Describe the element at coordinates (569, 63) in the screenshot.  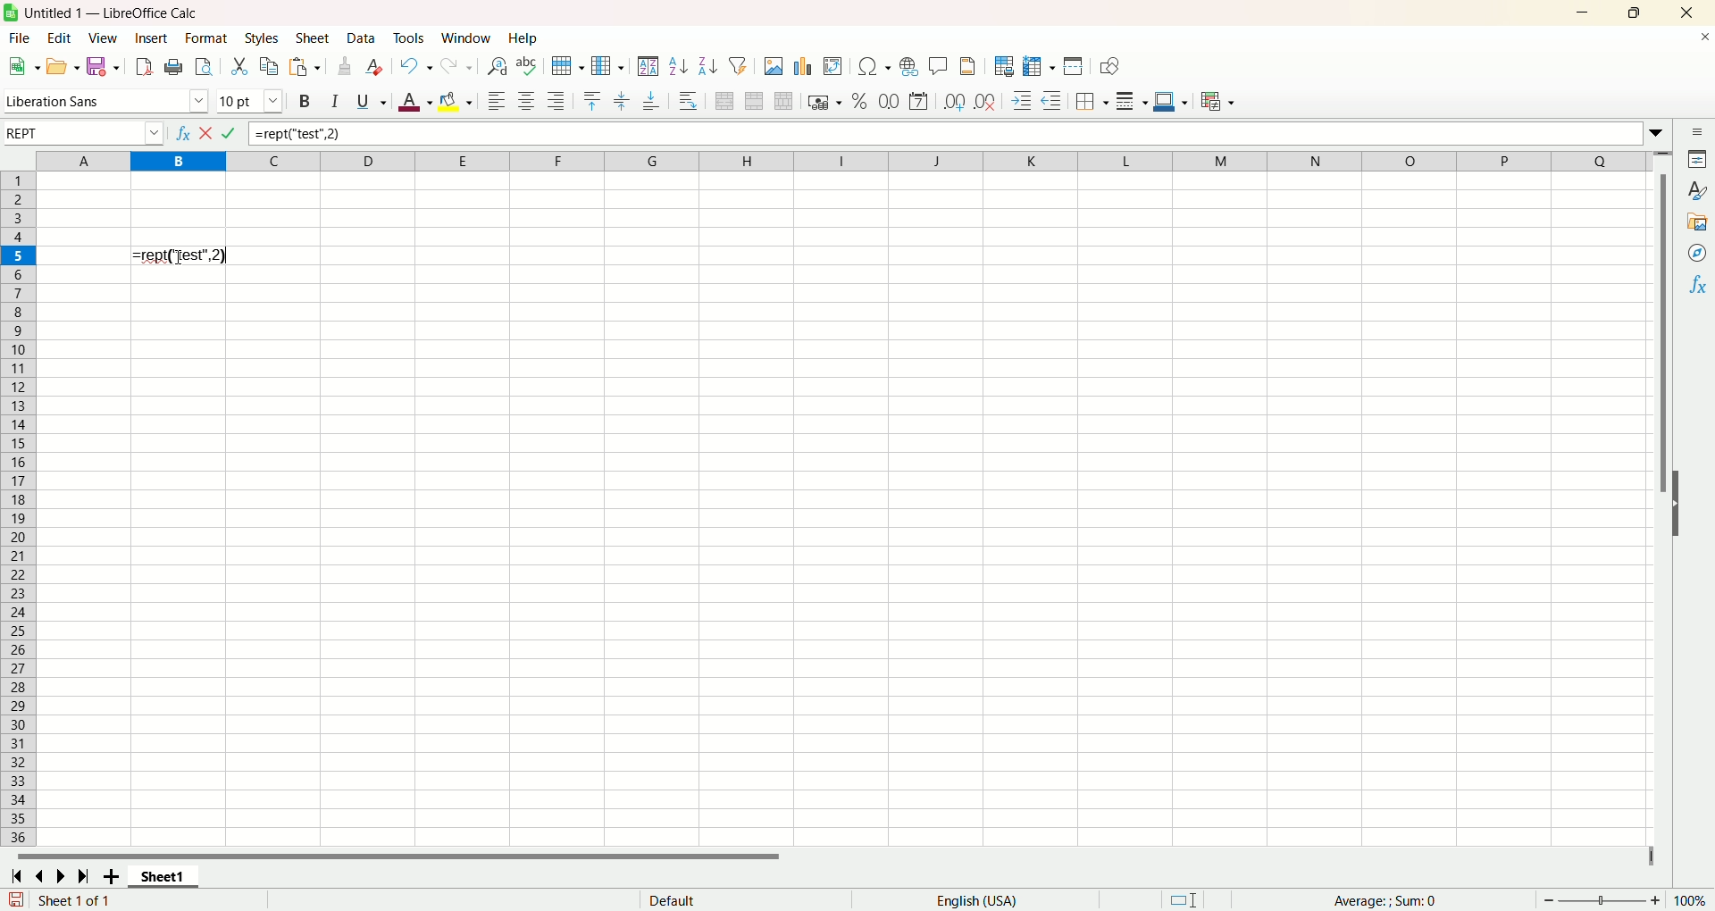
I see `row` at that location.